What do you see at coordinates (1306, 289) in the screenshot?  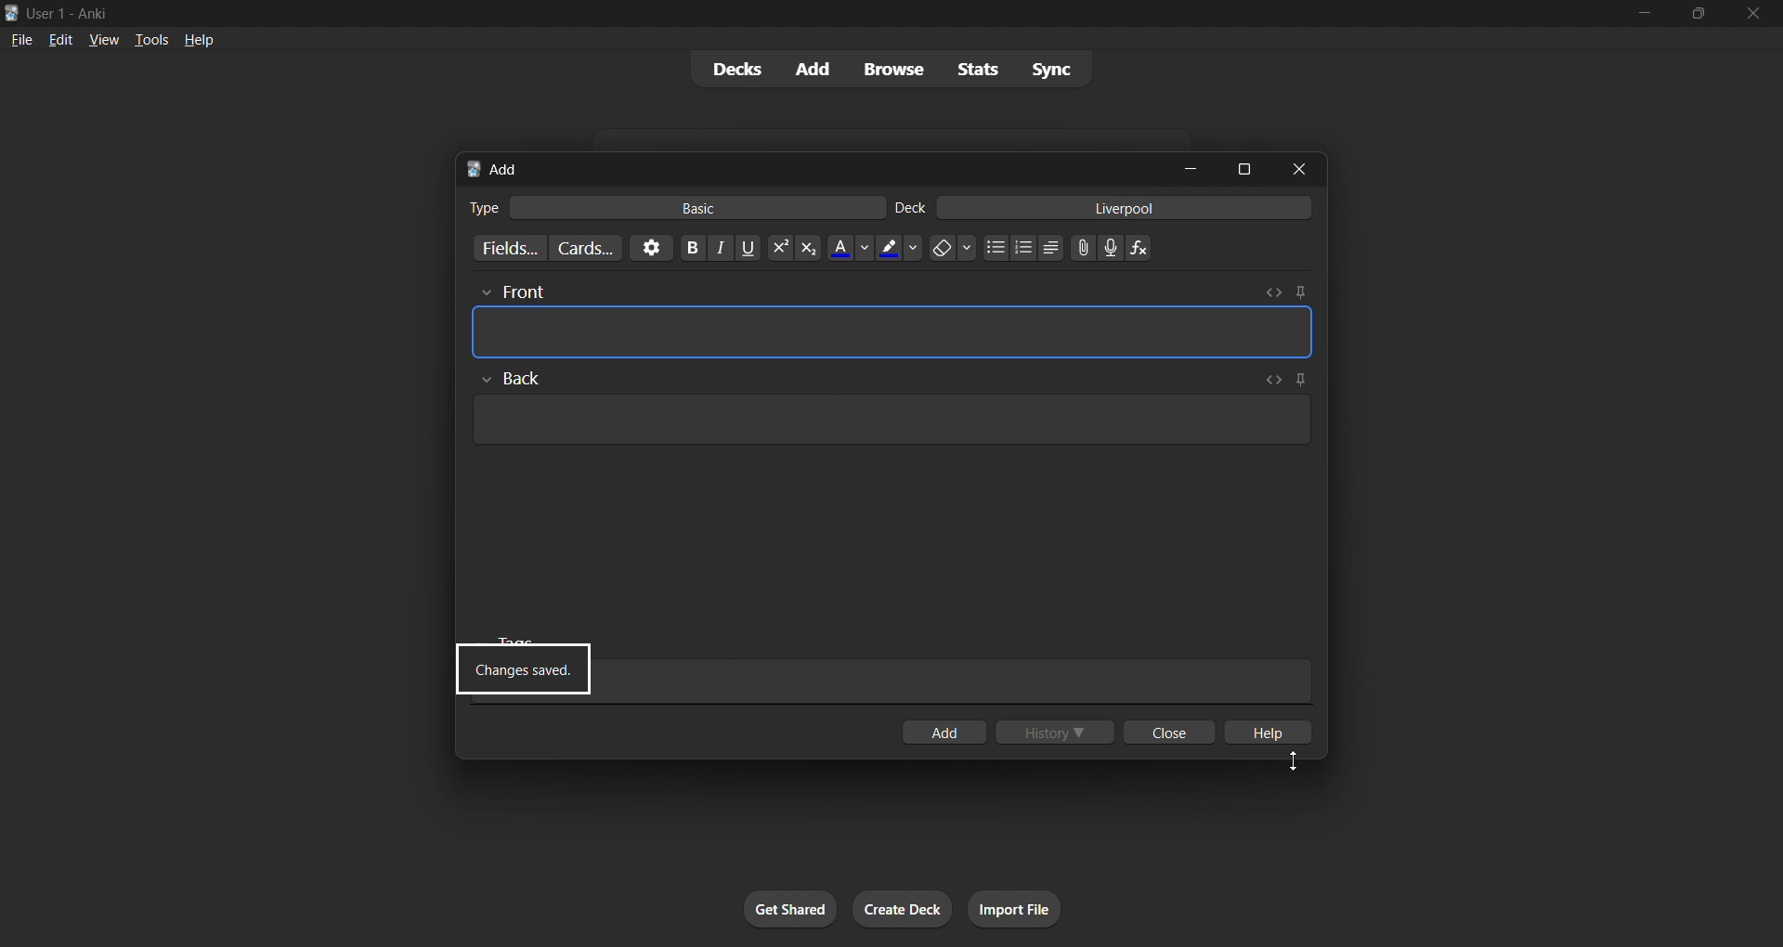 I see `pin` at bounding box center [1306, 289].